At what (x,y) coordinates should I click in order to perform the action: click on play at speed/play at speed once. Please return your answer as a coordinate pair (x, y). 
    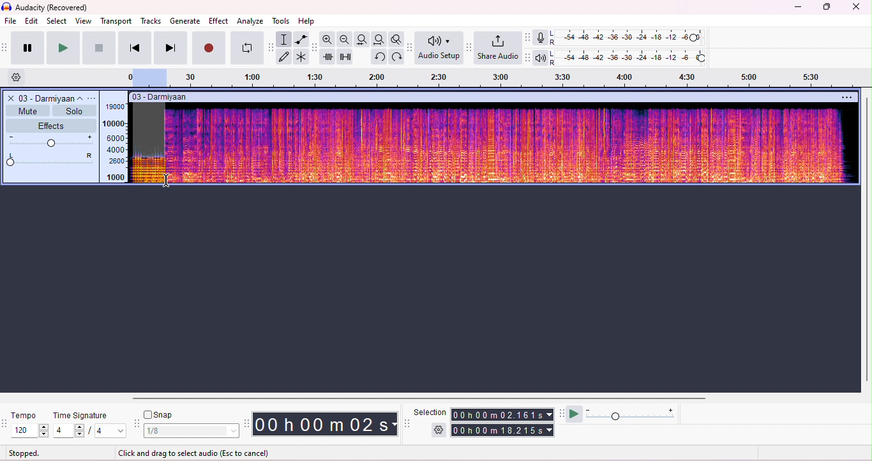
    Looking at the image, I should click on (574, 414).